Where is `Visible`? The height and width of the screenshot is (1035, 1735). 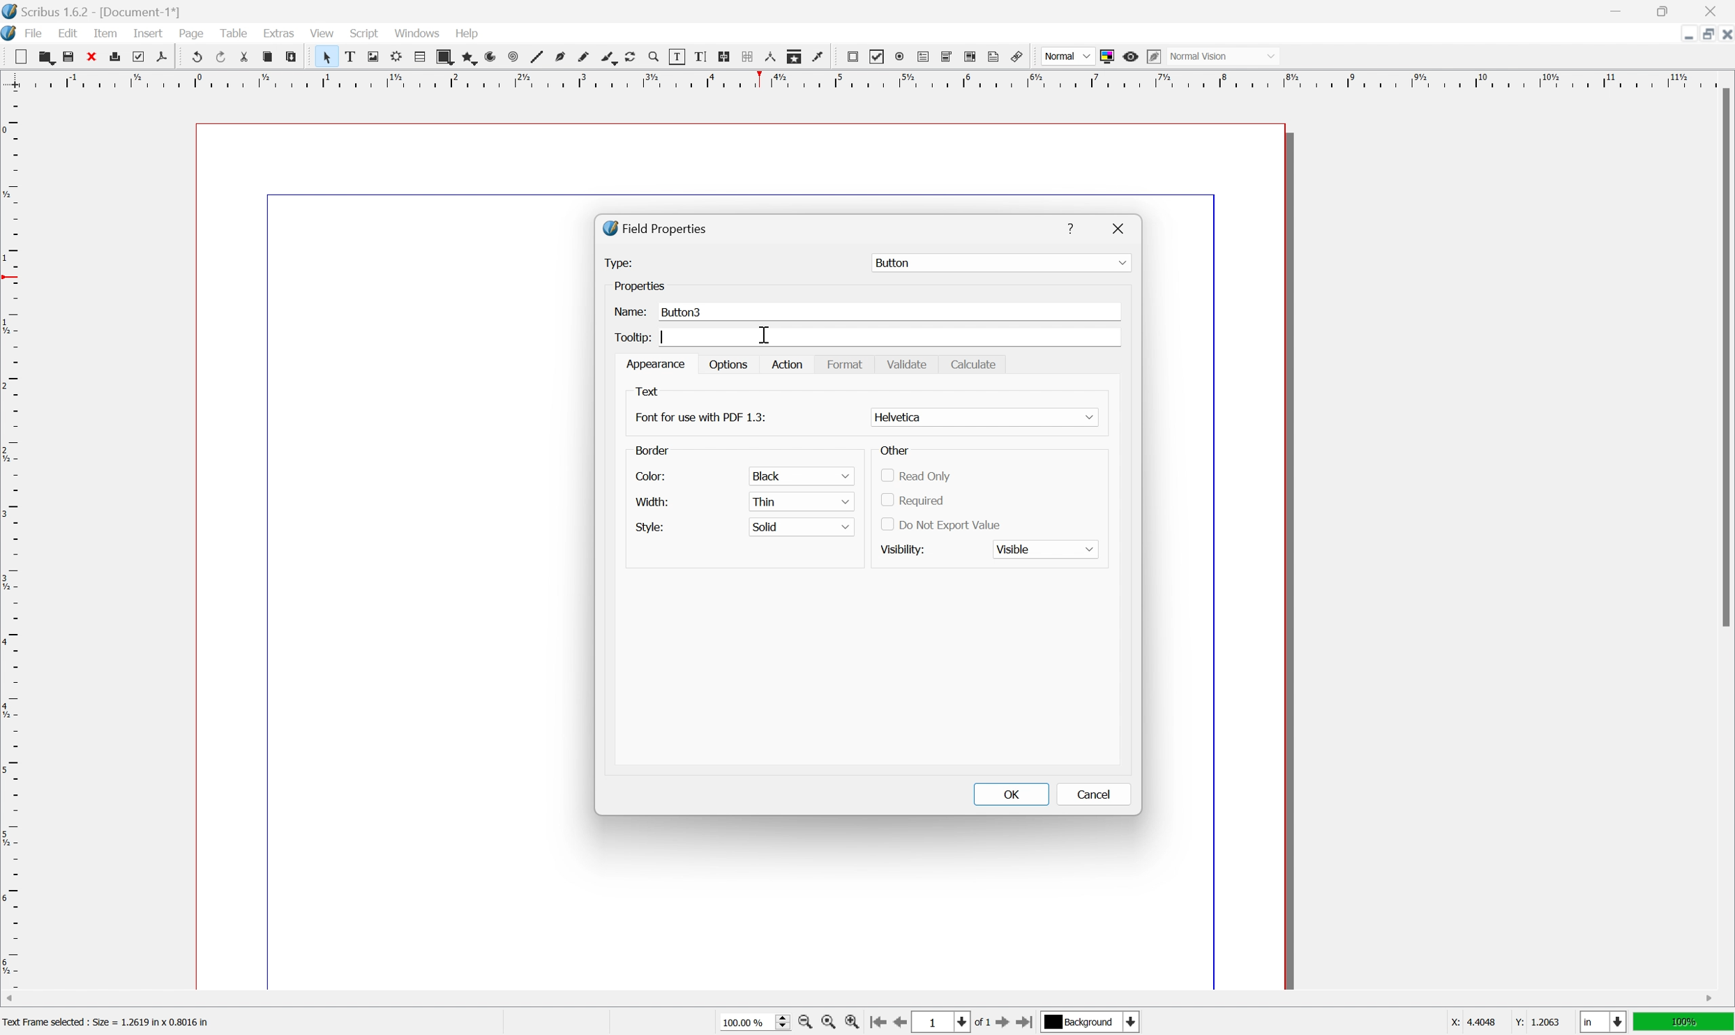 Visible is located at coordinates (1046, 547).